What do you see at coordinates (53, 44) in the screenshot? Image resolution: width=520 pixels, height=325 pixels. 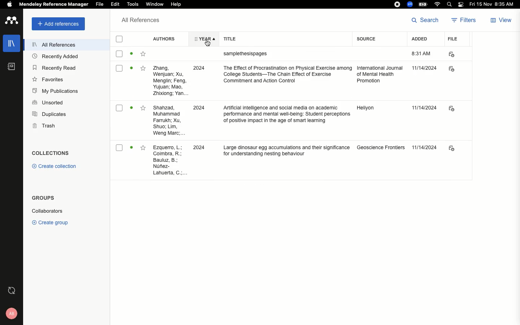 I see `All references` at bounding box center [53, 44].